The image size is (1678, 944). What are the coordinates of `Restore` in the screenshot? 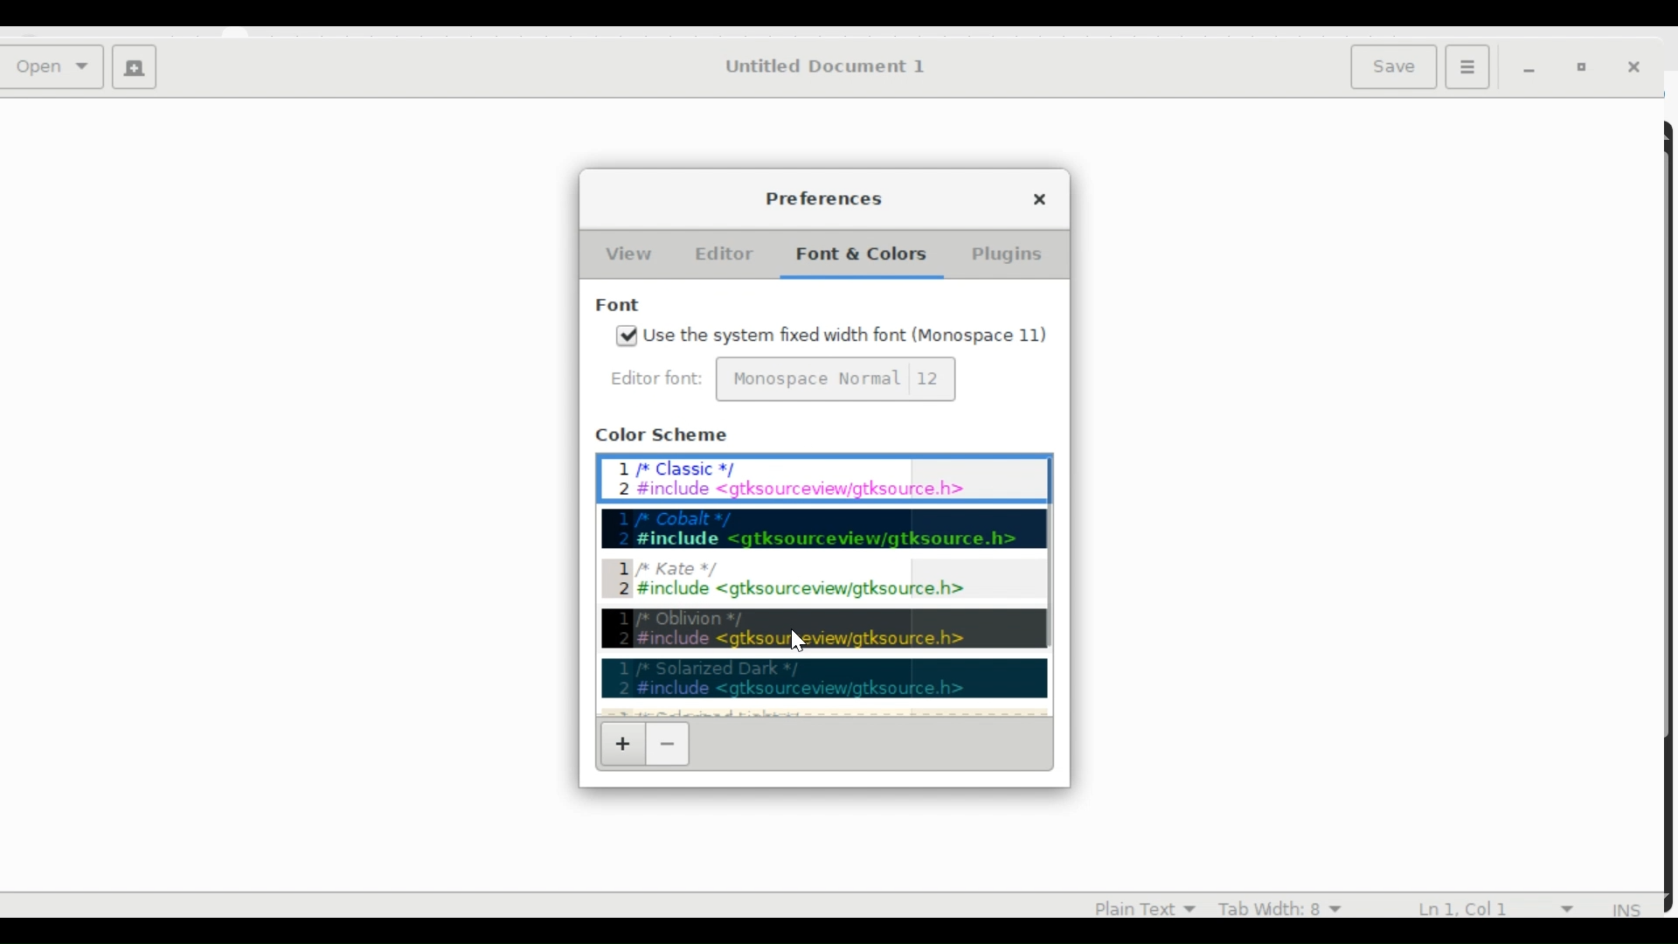 It's located at (1585, 68).